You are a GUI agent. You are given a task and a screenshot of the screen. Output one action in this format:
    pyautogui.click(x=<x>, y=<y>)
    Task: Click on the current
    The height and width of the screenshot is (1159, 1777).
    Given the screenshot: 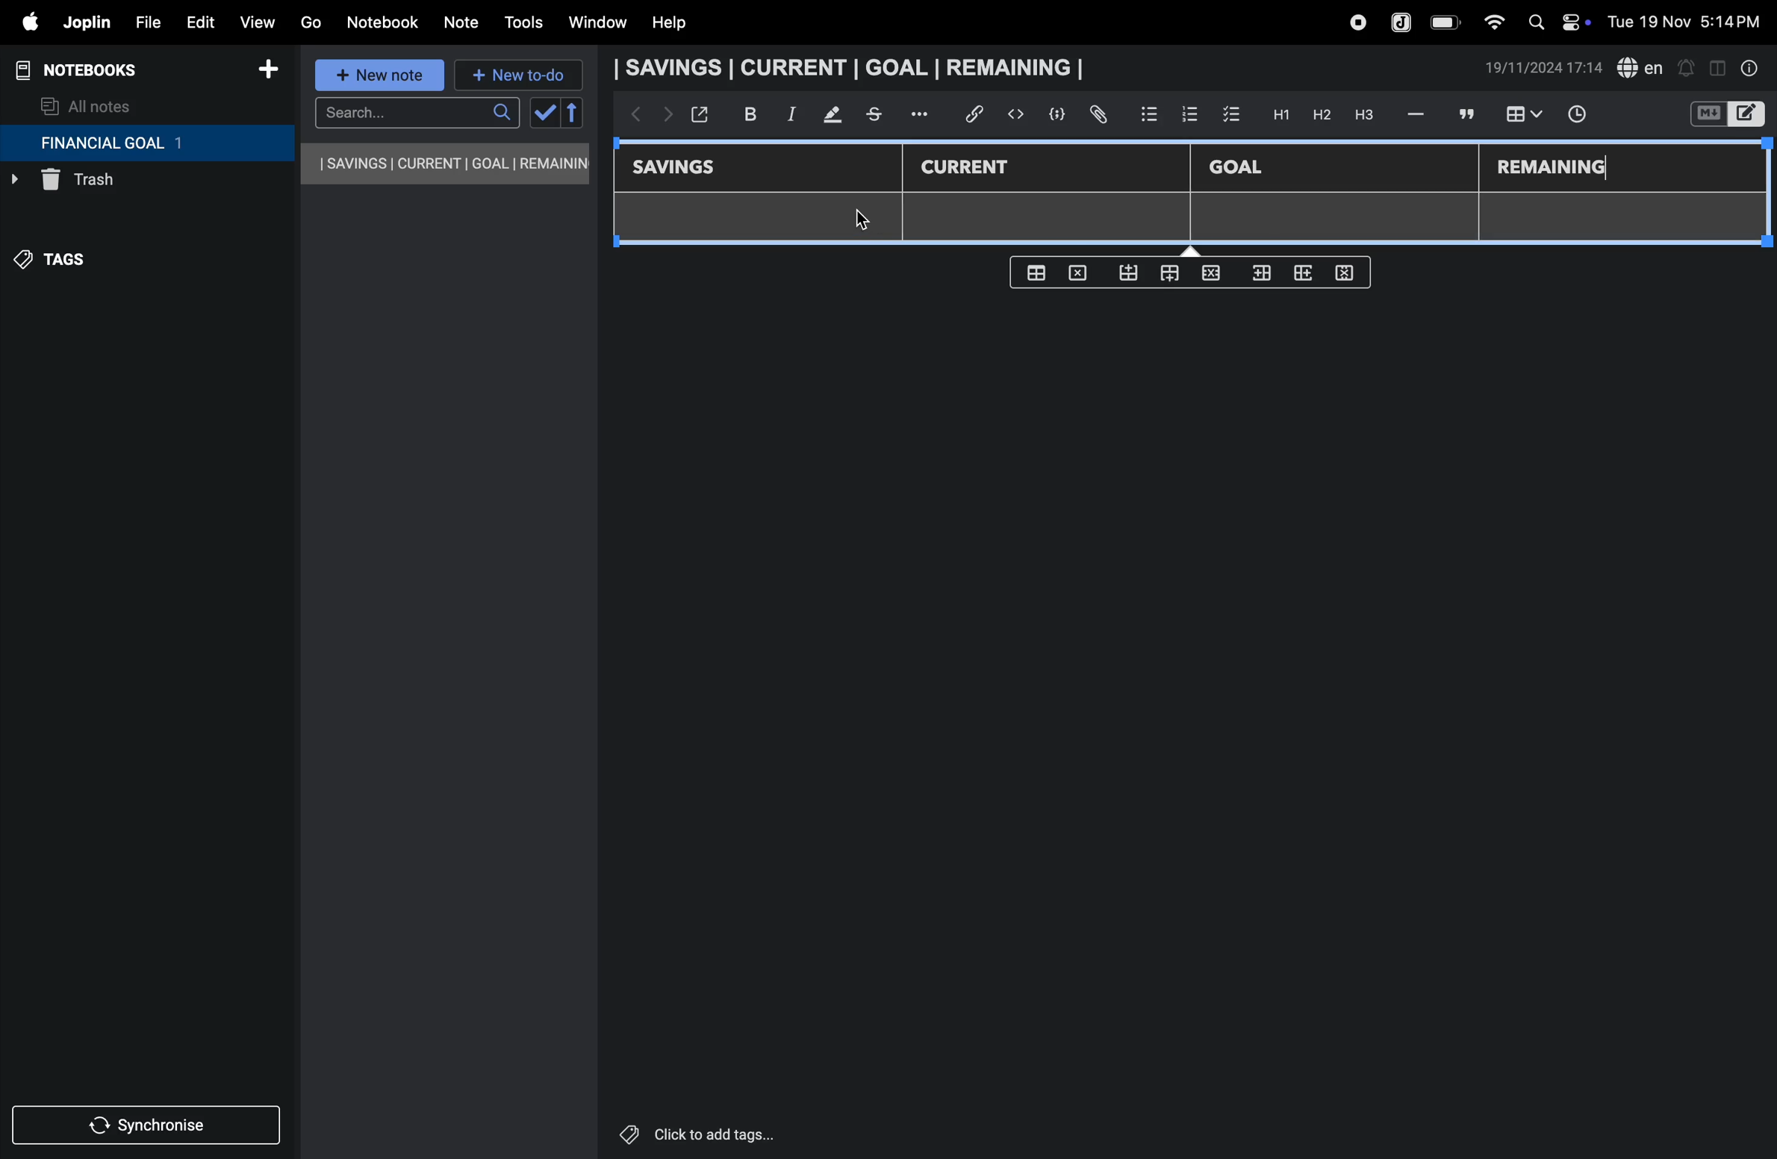 What is the action you would take?
    pyautogui.click(x=976, y=168)
    